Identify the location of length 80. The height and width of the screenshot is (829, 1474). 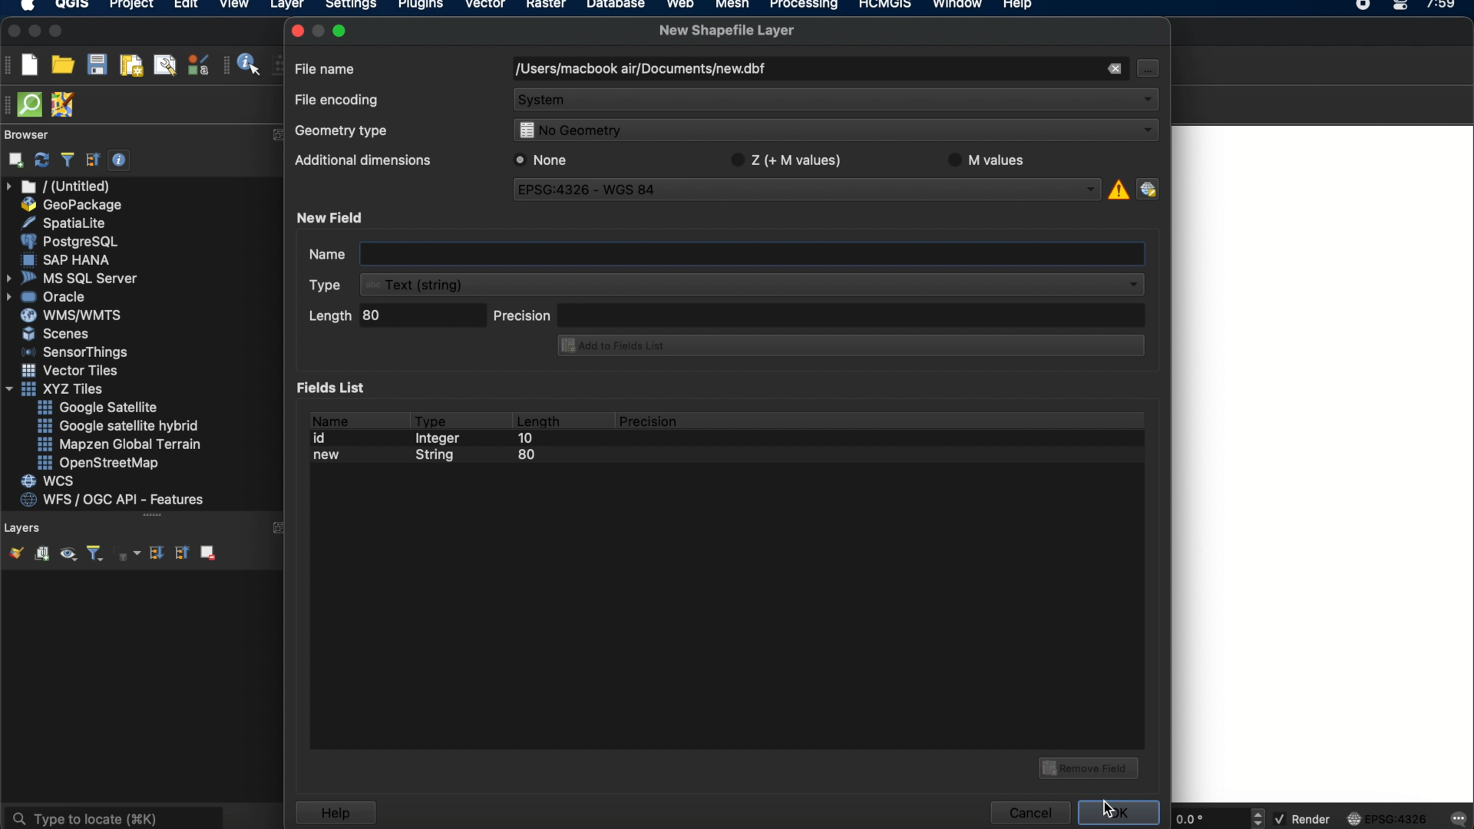
(394, 318).